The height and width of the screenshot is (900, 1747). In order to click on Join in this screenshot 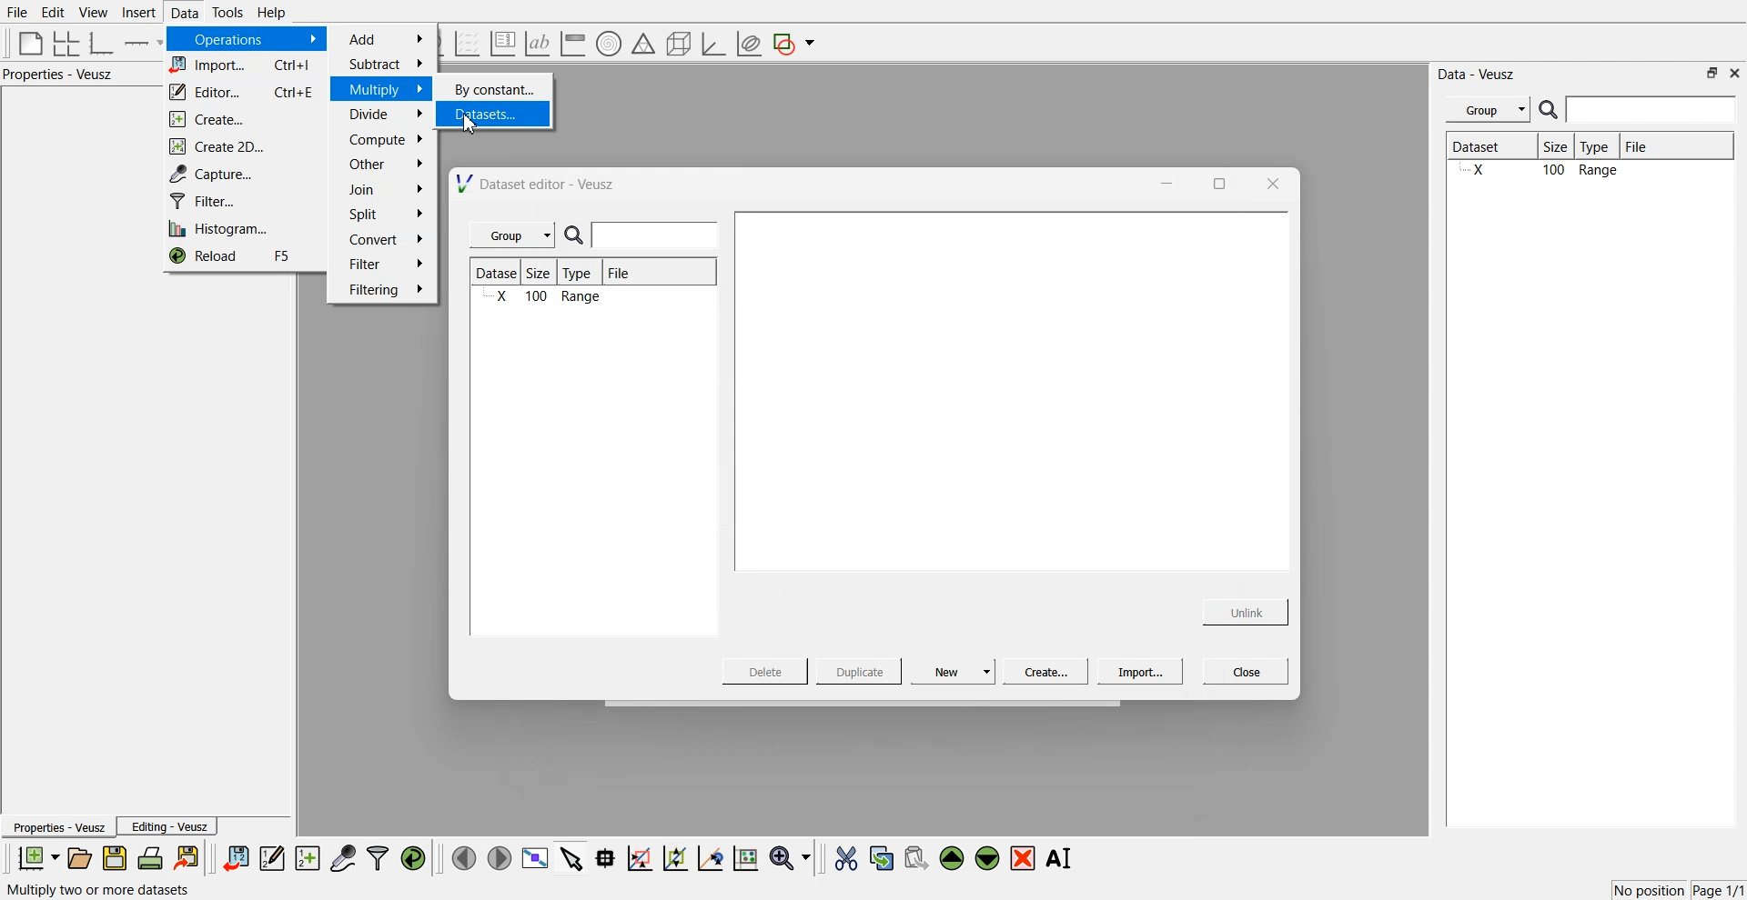, I will do `click(387, 192)`.